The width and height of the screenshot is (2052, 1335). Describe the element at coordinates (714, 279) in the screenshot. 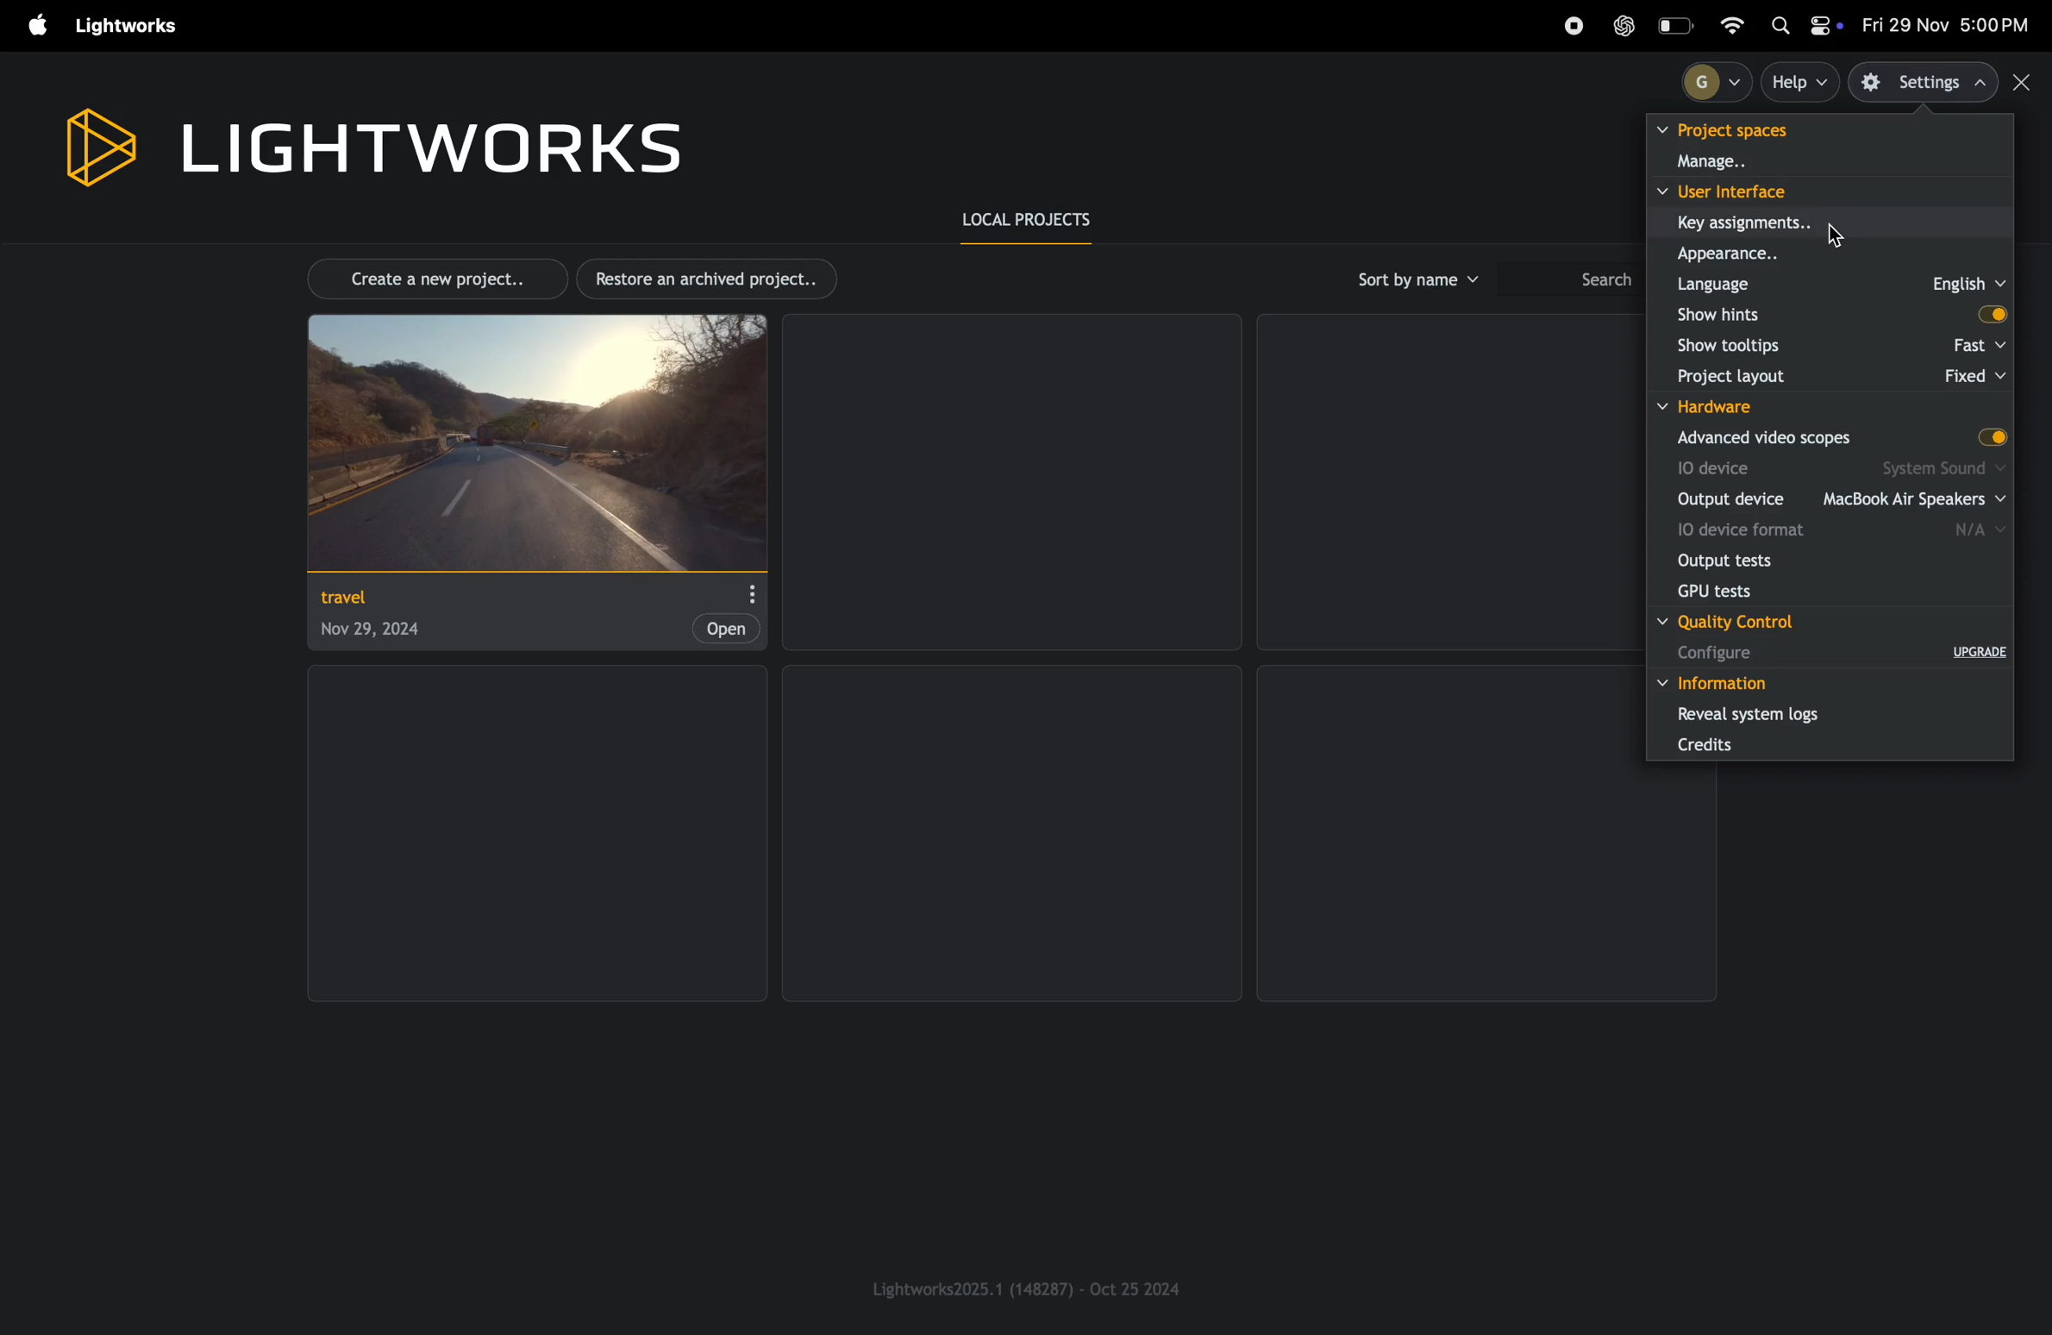

I see `restore archived projects` at that location.